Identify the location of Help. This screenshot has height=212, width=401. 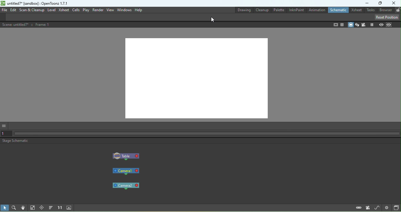
(139, 10).